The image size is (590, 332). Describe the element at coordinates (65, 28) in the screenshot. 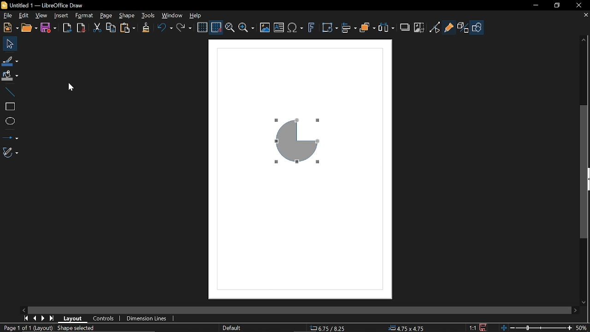

I see `Export` at that location.